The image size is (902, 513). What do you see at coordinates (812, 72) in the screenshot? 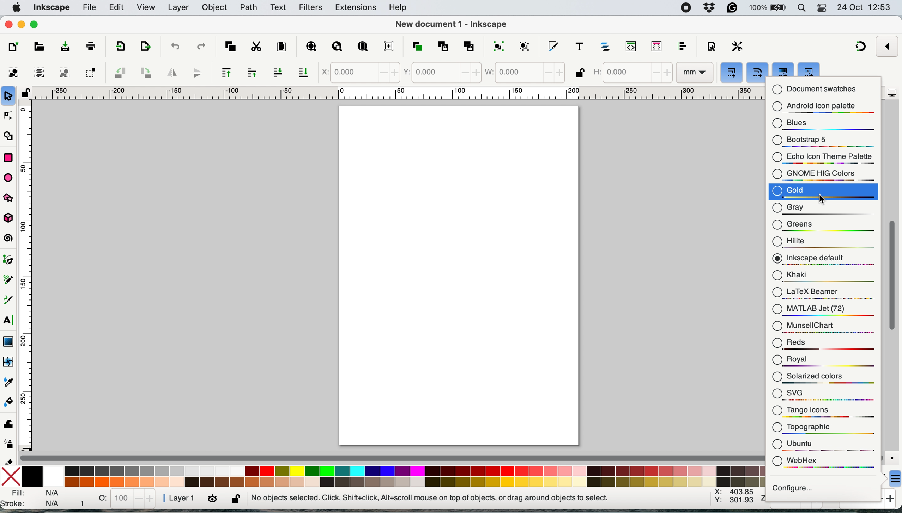
I see `move gradients` at bounding box center [812, 72].